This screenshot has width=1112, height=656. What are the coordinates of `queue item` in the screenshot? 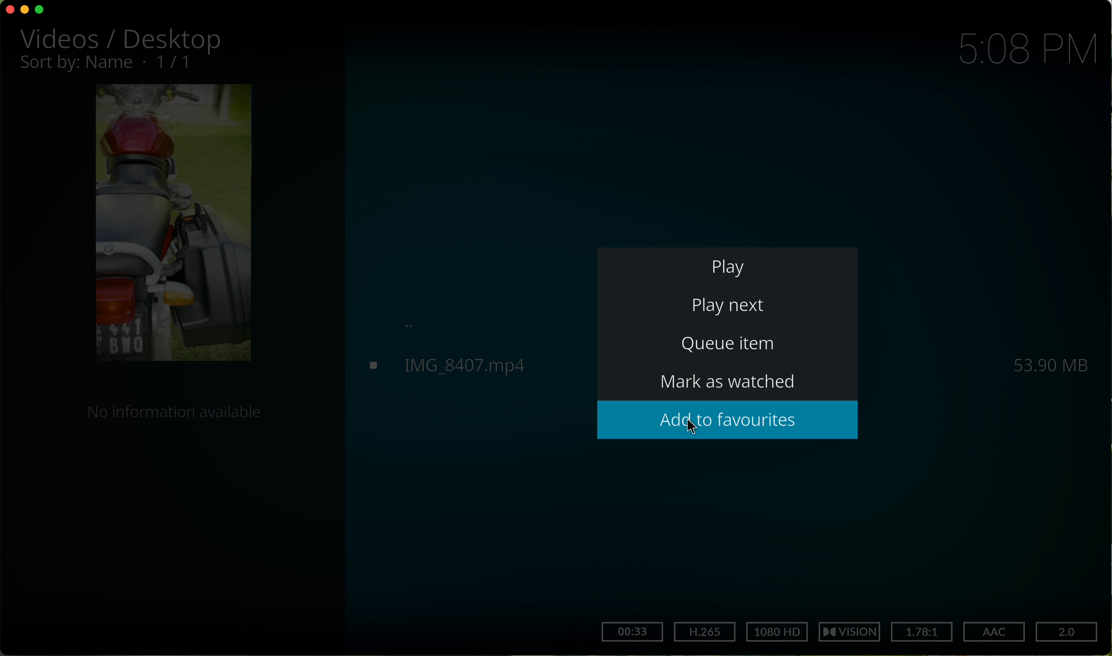 It's located at (730, 348).